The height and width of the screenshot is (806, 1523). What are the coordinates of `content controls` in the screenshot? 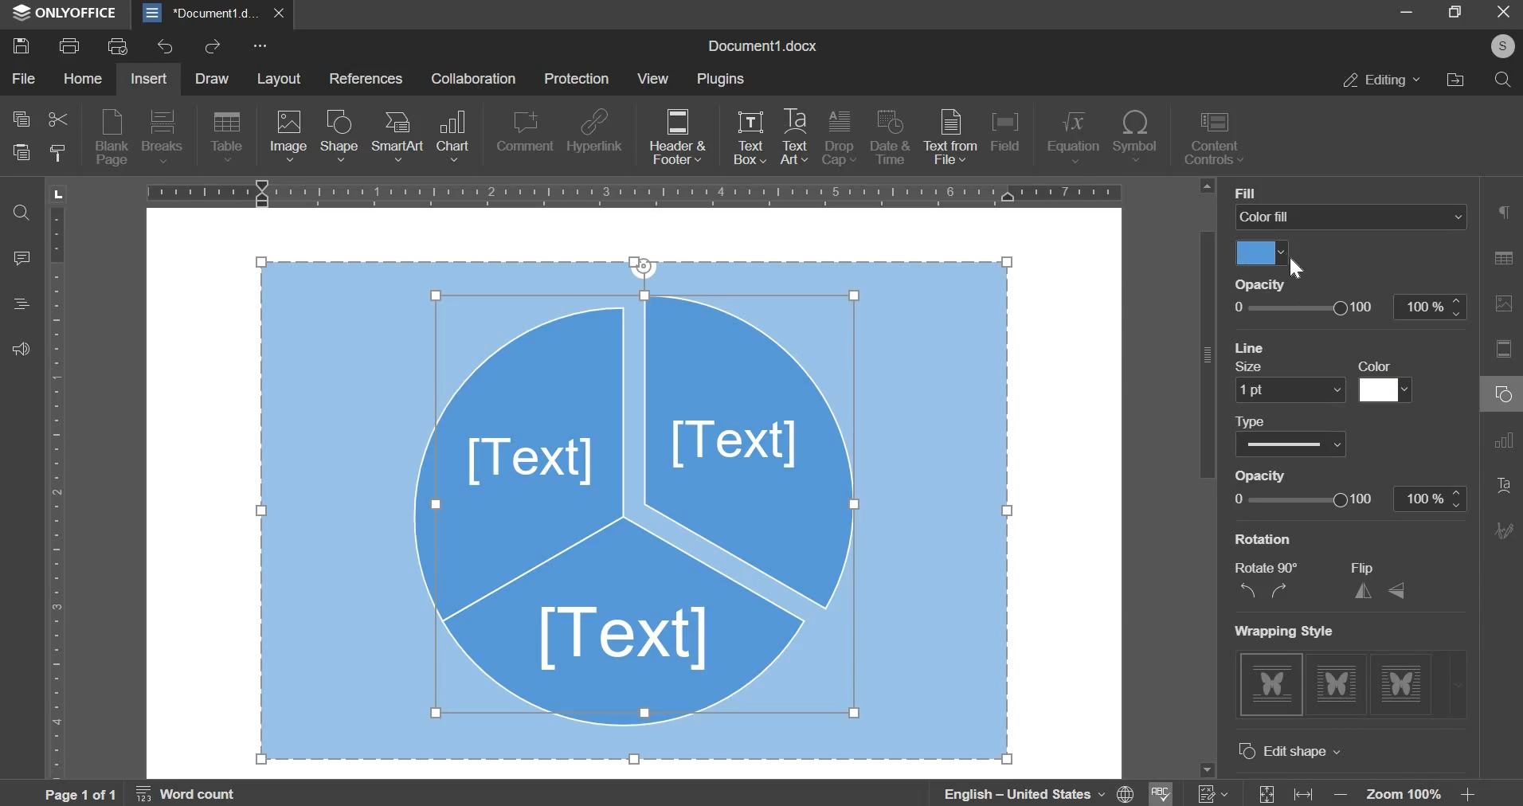 It's located at (1219, 139).